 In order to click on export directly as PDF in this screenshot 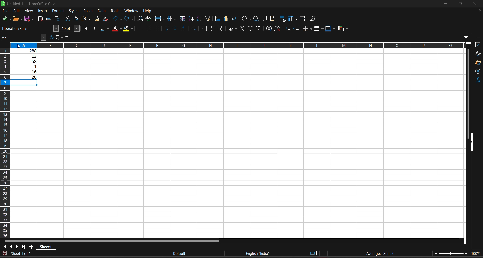, I will do `click(40, 19)`.